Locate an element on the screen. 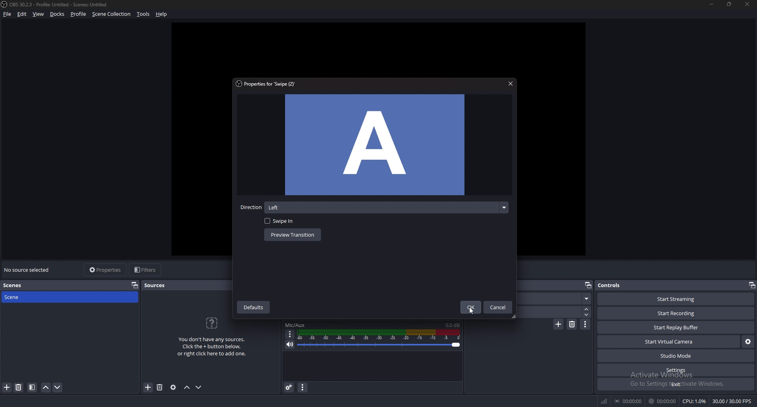 This screenshot has height=407, width=757. cancel is located at coordinates (498, 308).